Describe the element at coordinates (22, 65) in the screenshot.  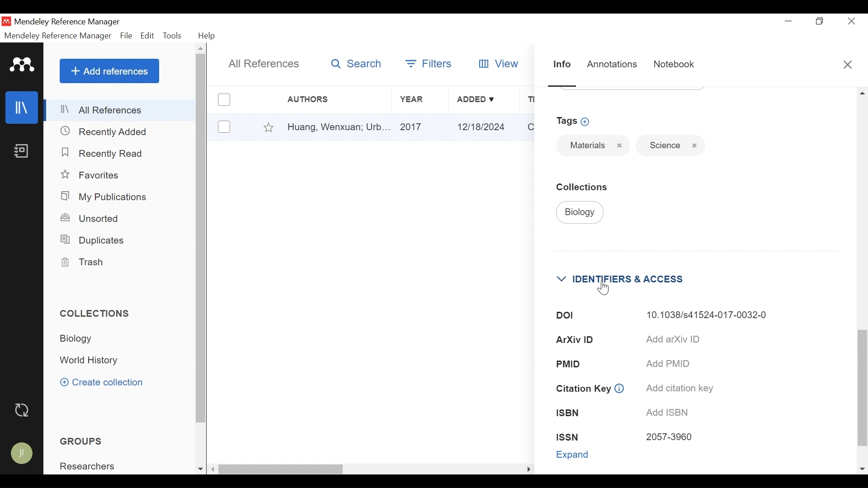
I see `Mendeley ` at that location.